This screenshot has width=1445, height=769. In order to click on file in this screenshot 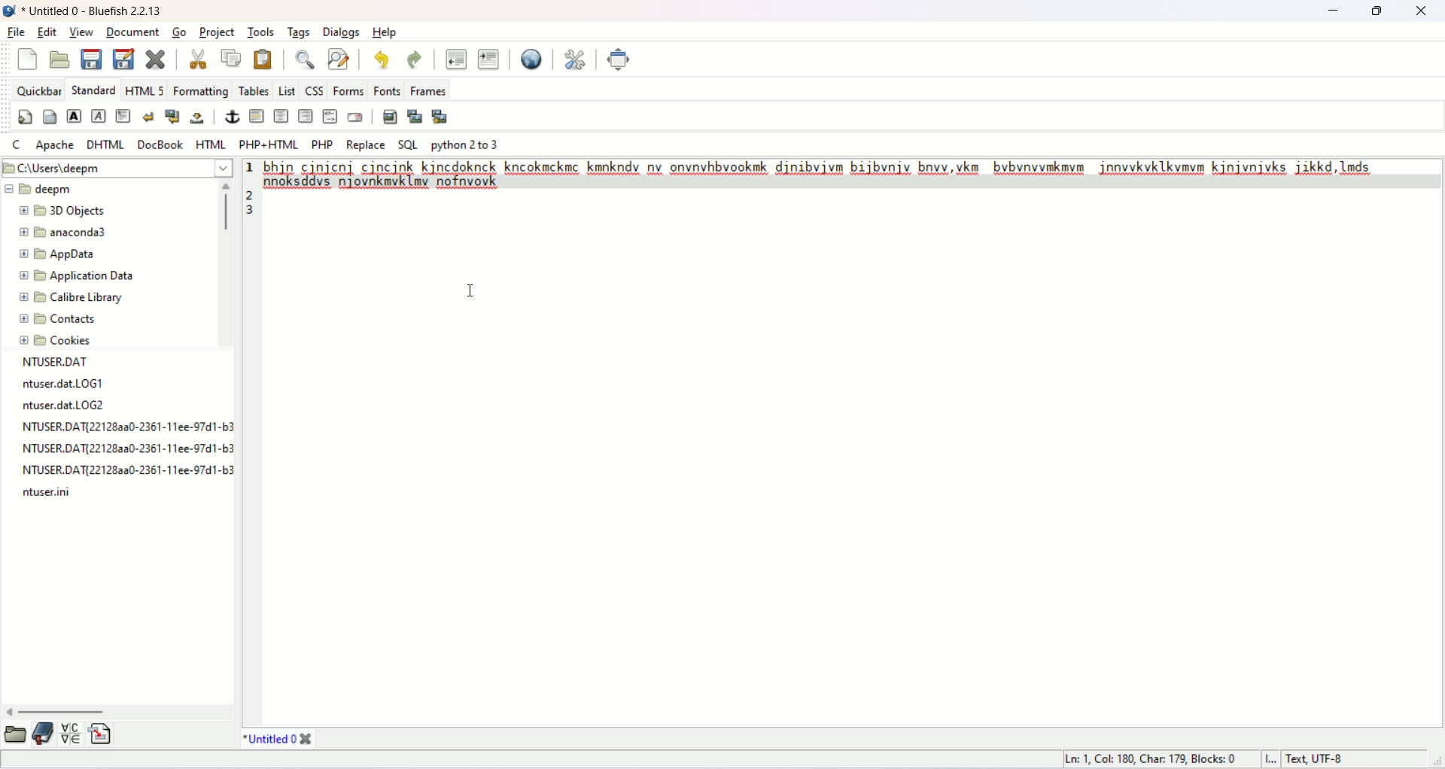, I will do `click(18, 32)`.